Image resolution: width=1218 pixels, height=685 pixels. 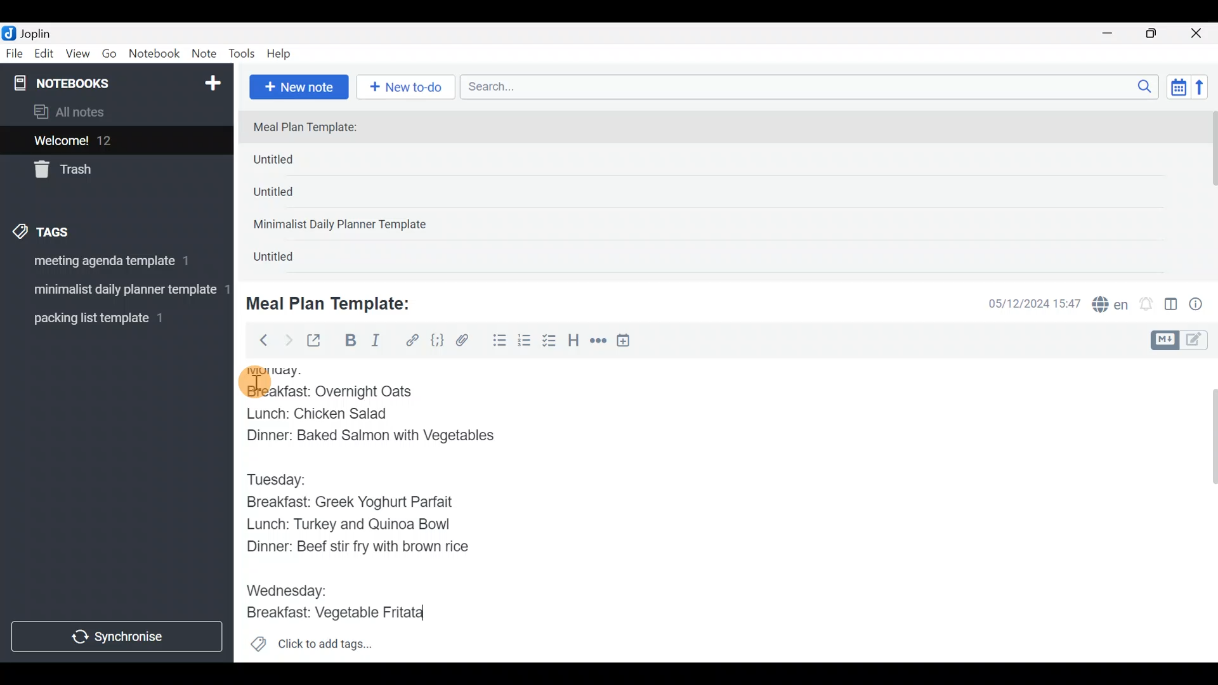 I want to click on Attach file, so click(x=466, y=342).